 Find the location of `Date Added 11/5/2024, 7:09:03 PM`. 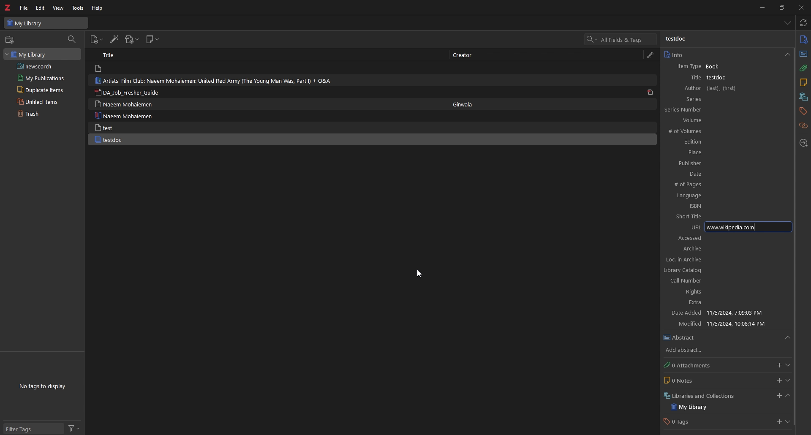

Date Added 11/5/2024, 7:09:03 PM is located at coordinates (724, 313).